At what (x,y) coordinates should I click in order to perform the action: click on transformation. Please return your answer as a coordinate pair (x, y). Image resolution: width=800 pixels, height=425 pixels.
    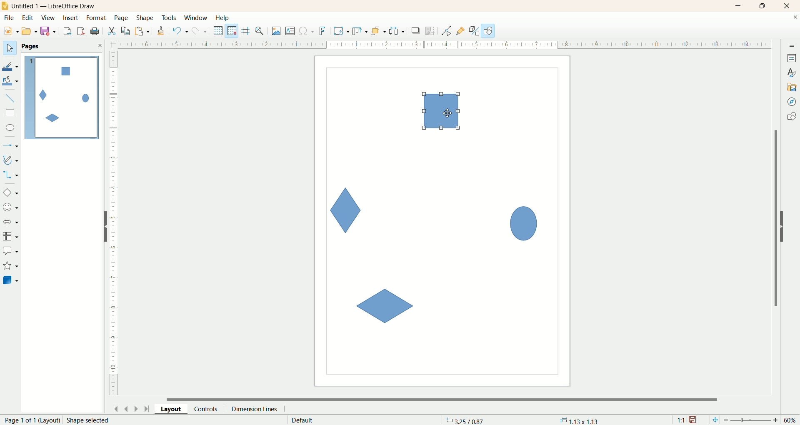
    Looking at the image, I should click on (342, 31).